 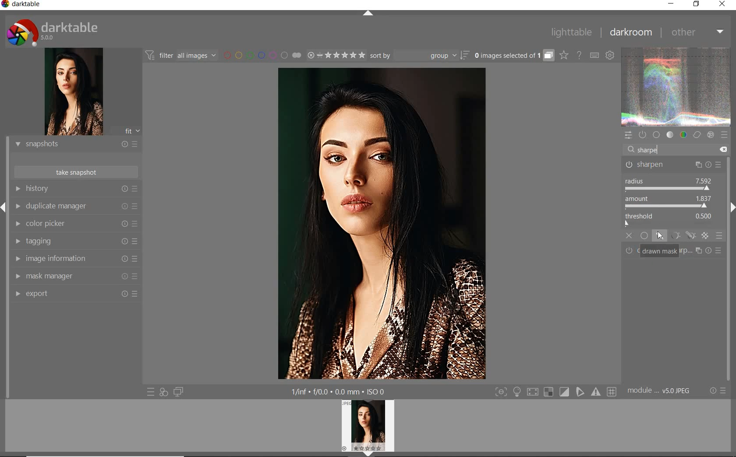 What do you see at coordinates (579, 55) in the screenshot?
I see `enable online help` at bounding box center [579, 55].